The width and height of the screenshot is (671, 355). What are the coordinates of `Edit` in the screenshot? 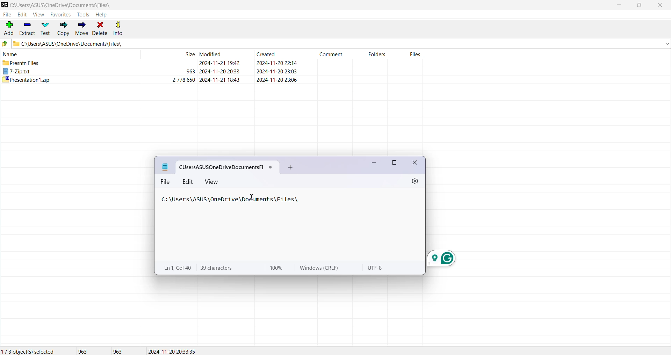 It's located at (22, 15).